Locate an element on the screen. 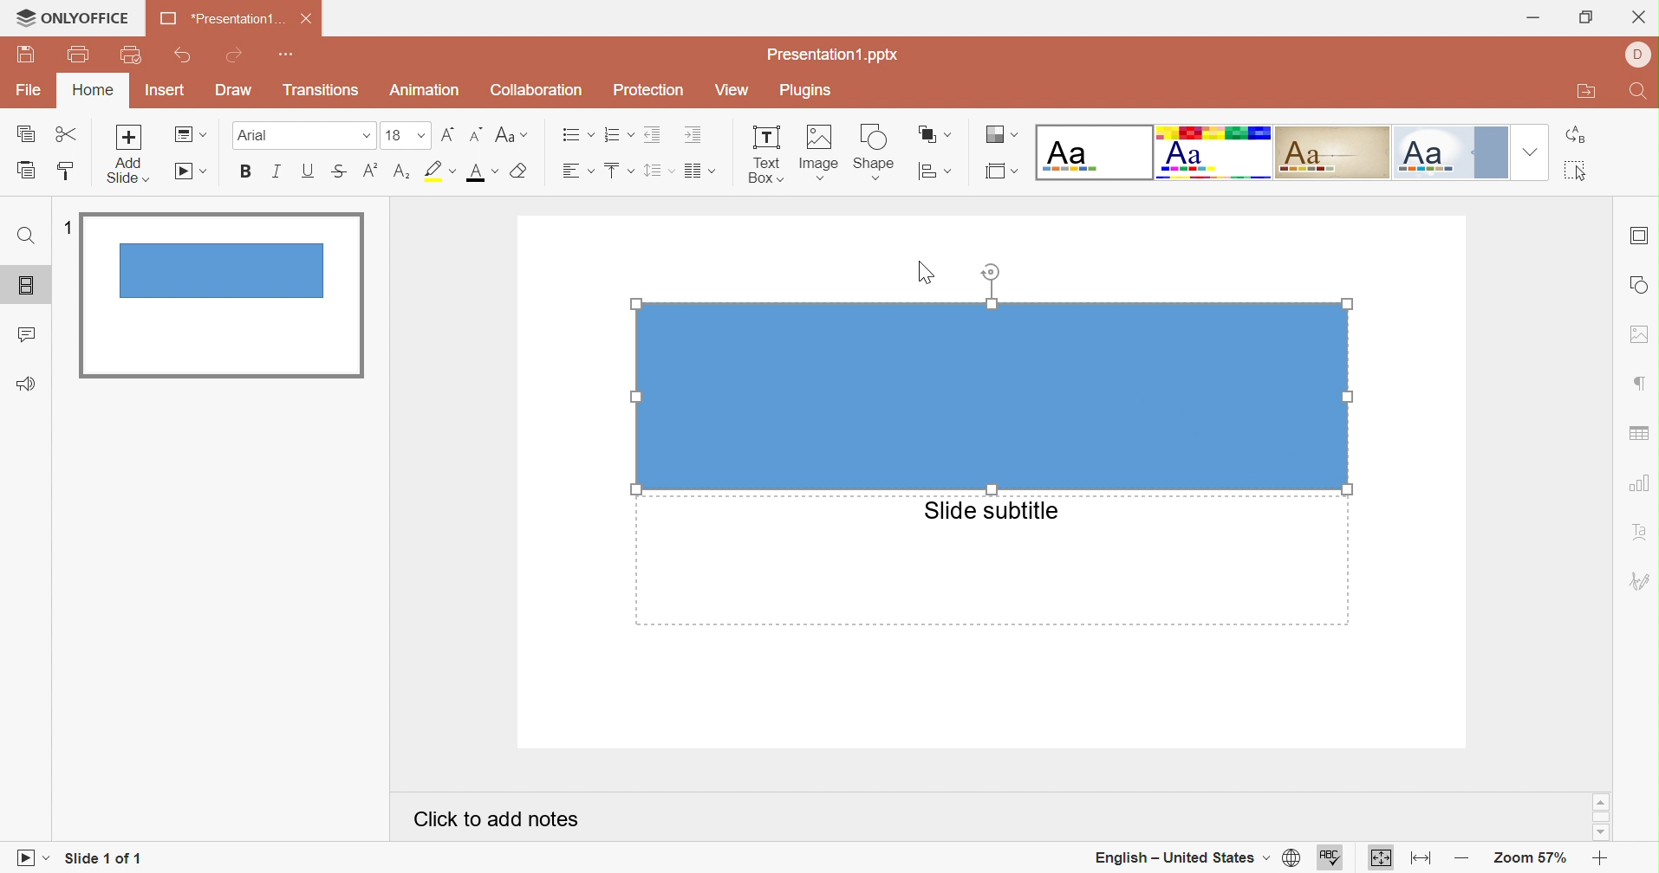 The width and height of the screenshot is (1659, 873). Fit to width is located at coordinates (1422, 860).